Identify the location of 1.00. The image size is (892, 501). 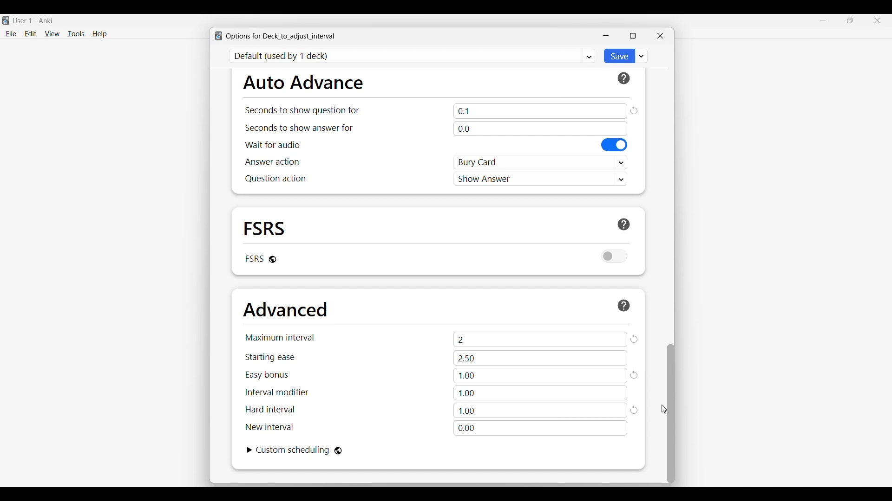
(540, 411).